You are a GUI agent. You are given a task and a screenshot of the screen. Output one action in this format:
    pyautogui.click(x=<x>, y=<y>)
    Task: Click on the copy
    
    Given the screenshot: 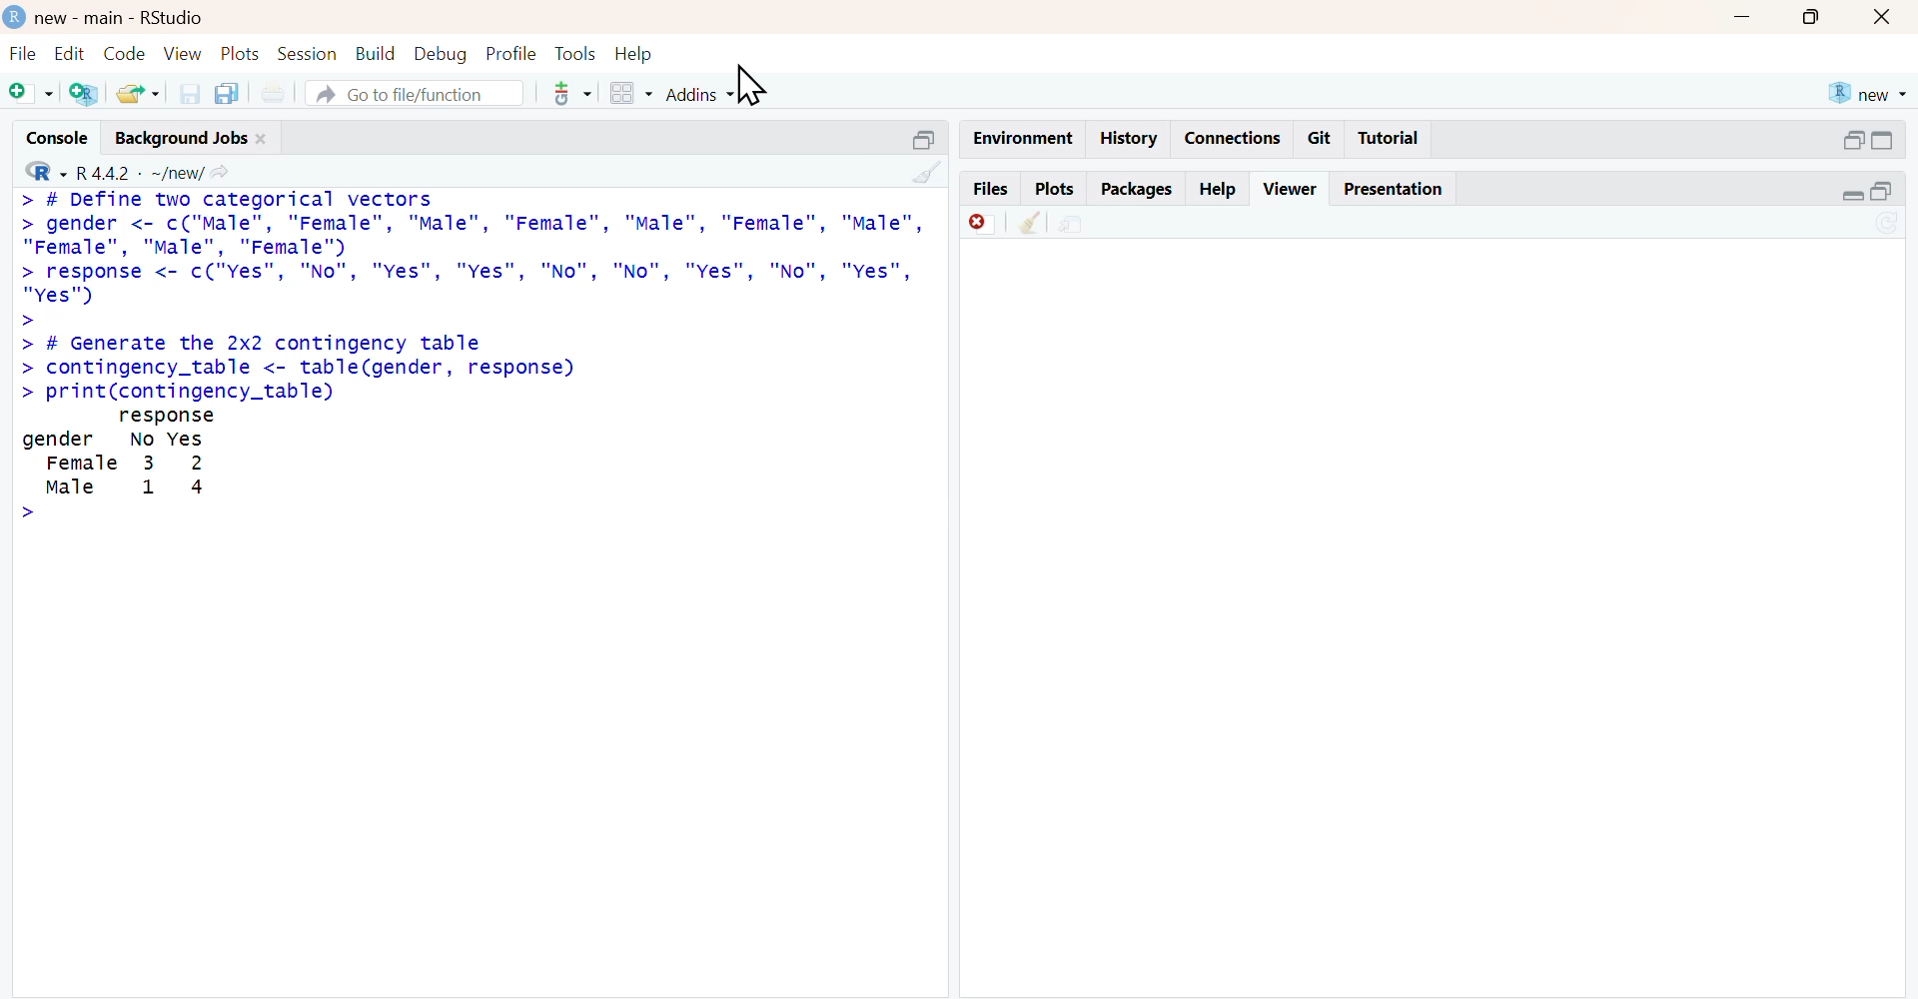 What is the action you would take?
    pyautogui.click(x=228, y=93)
    